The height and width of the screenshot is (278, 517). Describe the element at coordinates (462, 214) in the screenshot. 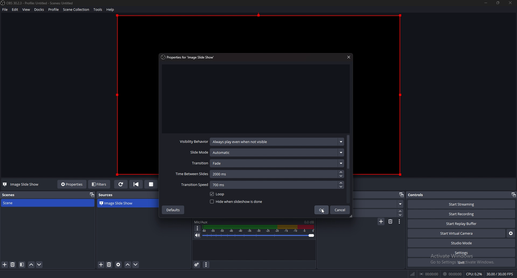

I see `start recording` at that location.